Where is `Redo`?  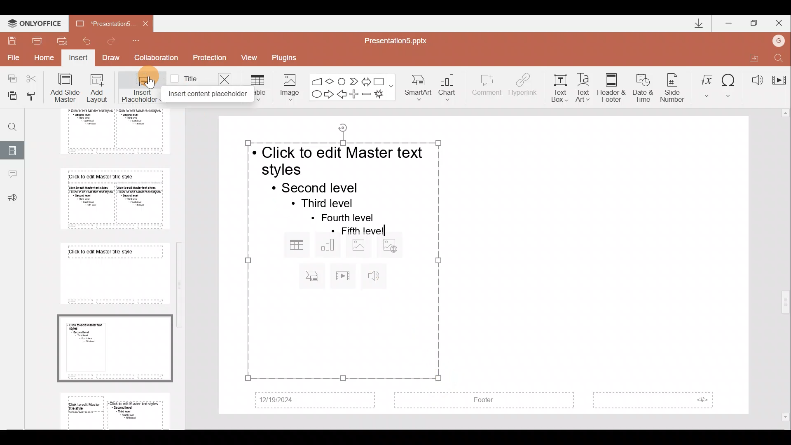 Redo is located at coordinates (115, 41).